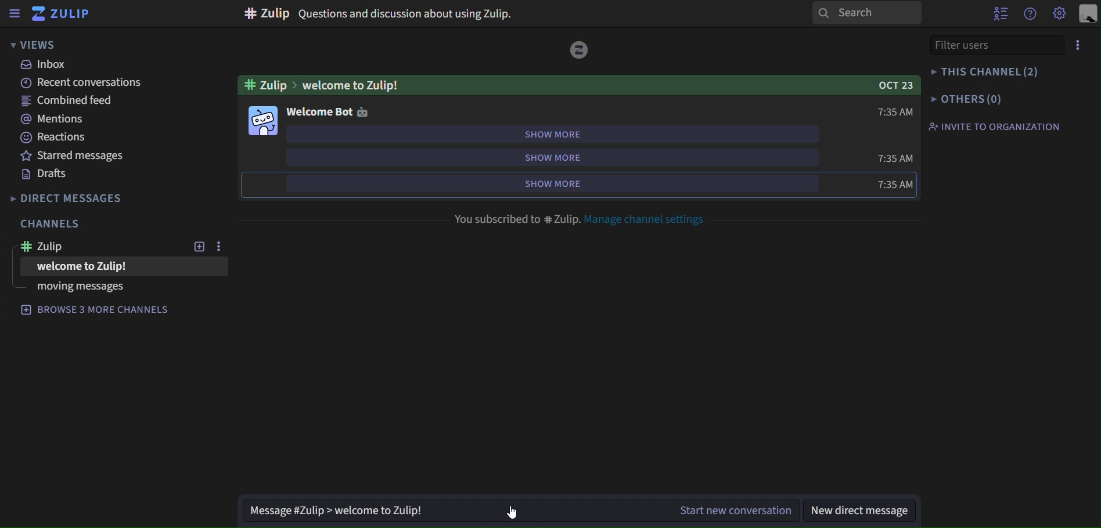  Describe the element at coordinates (69, 102) in the screenshot. I see `combined feed` at that location.